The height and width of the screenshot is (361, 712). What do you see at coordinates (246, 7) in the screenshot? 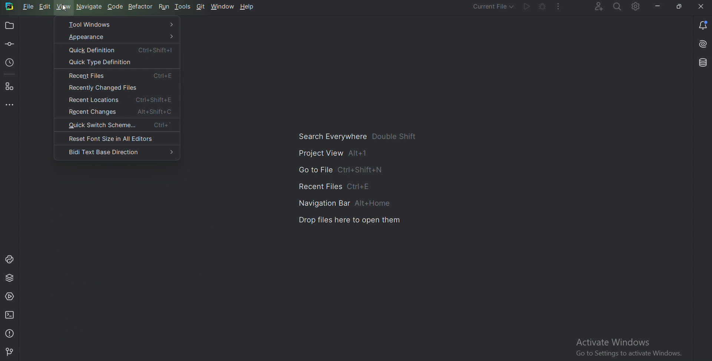
I see `Help` at bounding box center [246, 7].